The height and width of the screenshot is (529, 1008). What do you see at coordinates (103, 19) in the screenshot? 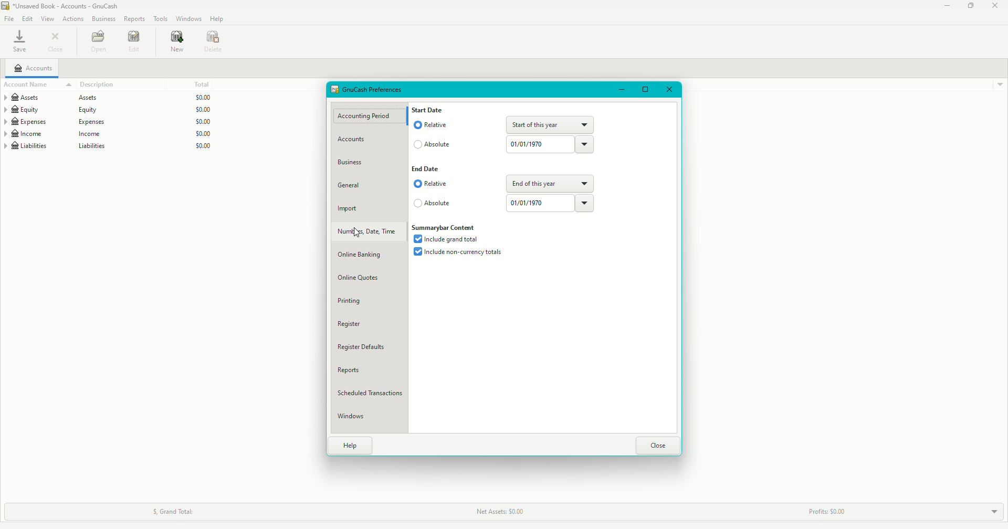
I see `Business` at bounding box center [103, 19].